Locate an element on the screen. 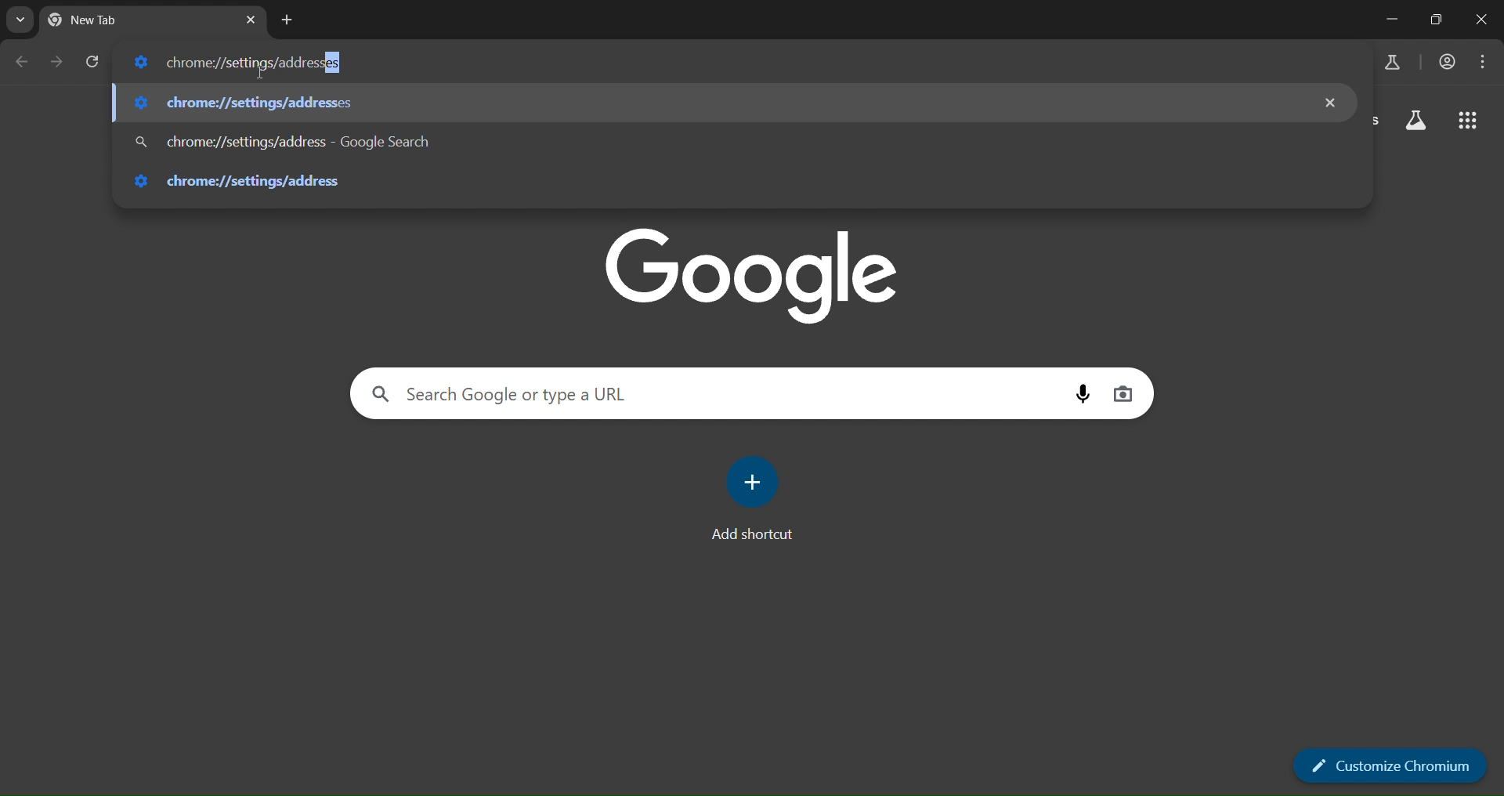 The height and width of the screenshot is (796, 1504). menu is located at coordinates (1487, 62).